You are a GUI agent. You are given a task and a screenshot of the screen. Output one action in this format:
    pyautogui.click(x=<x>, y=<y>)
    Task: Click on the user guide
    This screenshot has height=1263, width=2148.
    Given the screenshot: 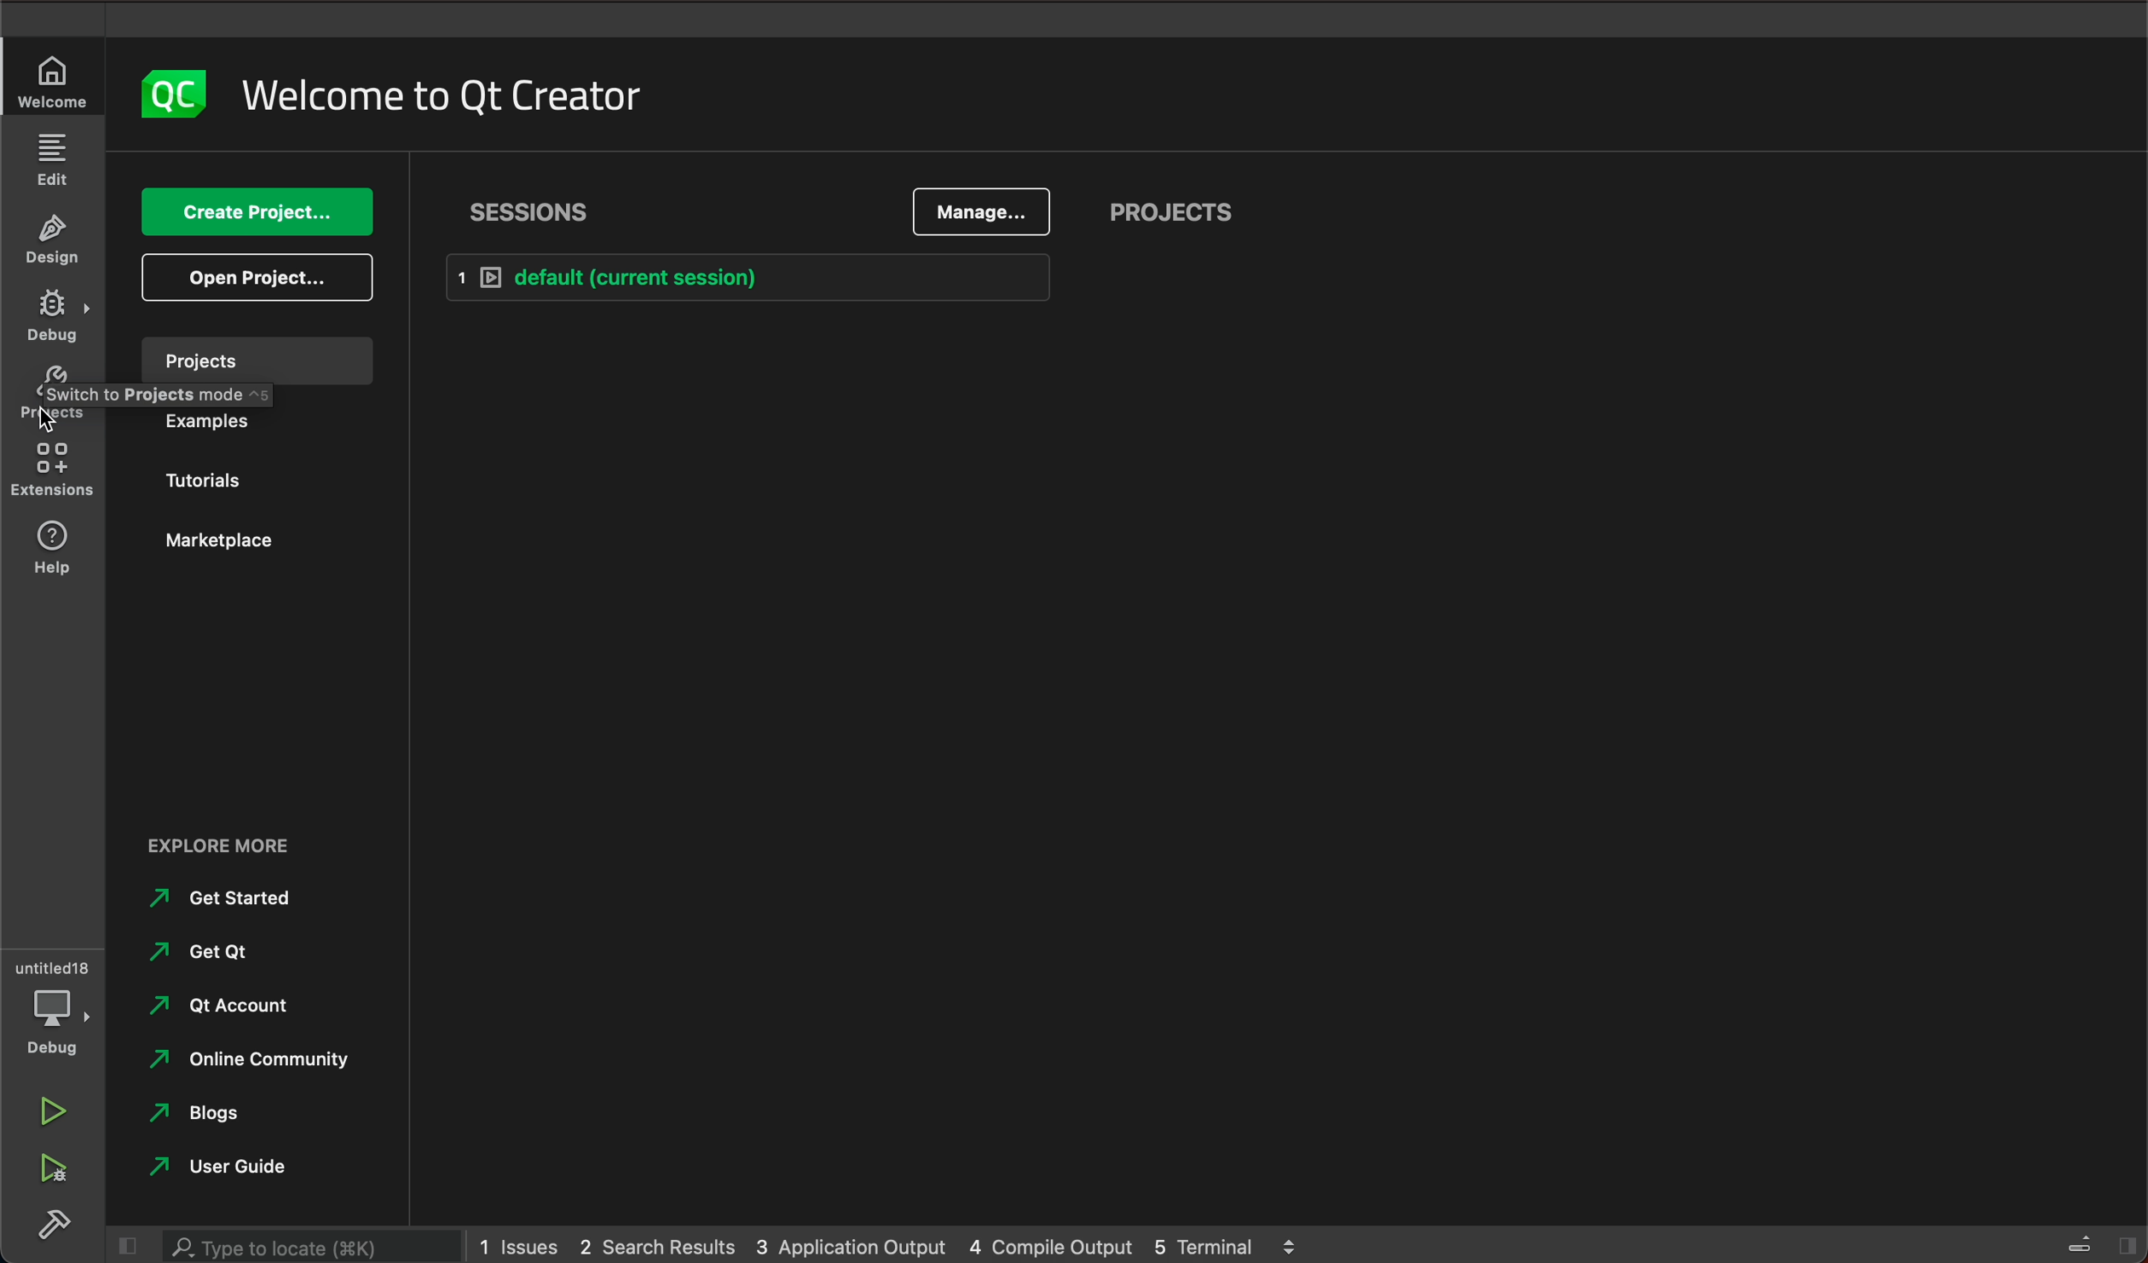 What is the action you would take?
    pyautogui.click(x=226, y=1169)
    